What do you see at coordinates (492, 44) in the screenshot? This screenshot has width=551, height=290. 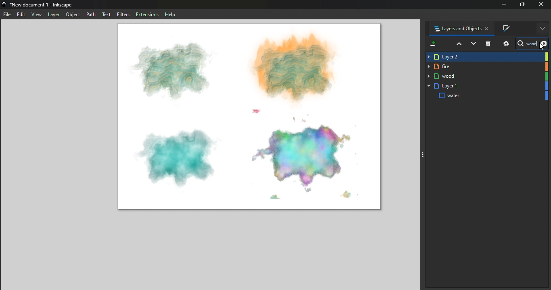 I see `Delete selected item` at bounding box center [492, 44].